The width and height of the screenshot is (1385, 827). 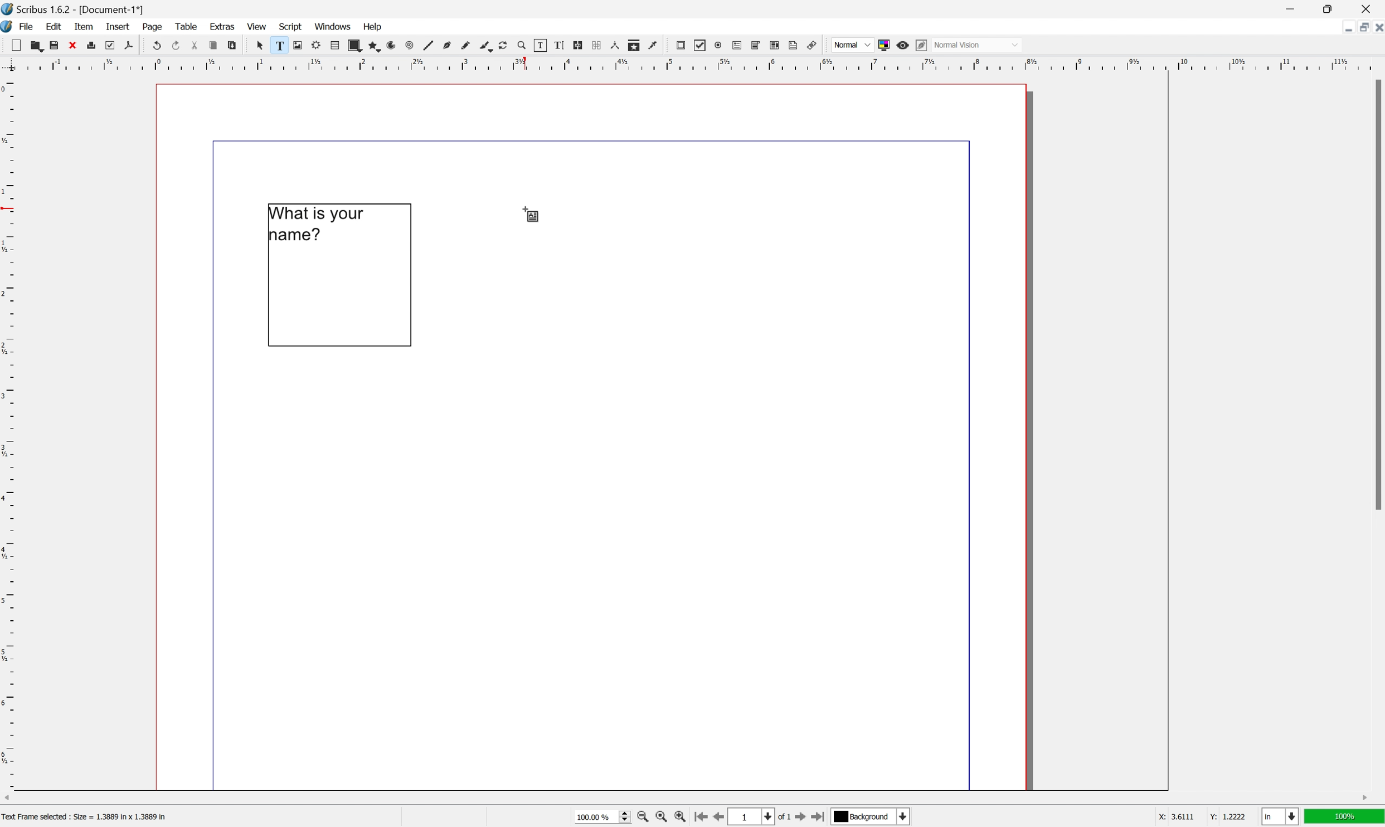 What do you see at coordinates (73, 45) in the screenshot?
I see `close` at bounding box center [73, 45].